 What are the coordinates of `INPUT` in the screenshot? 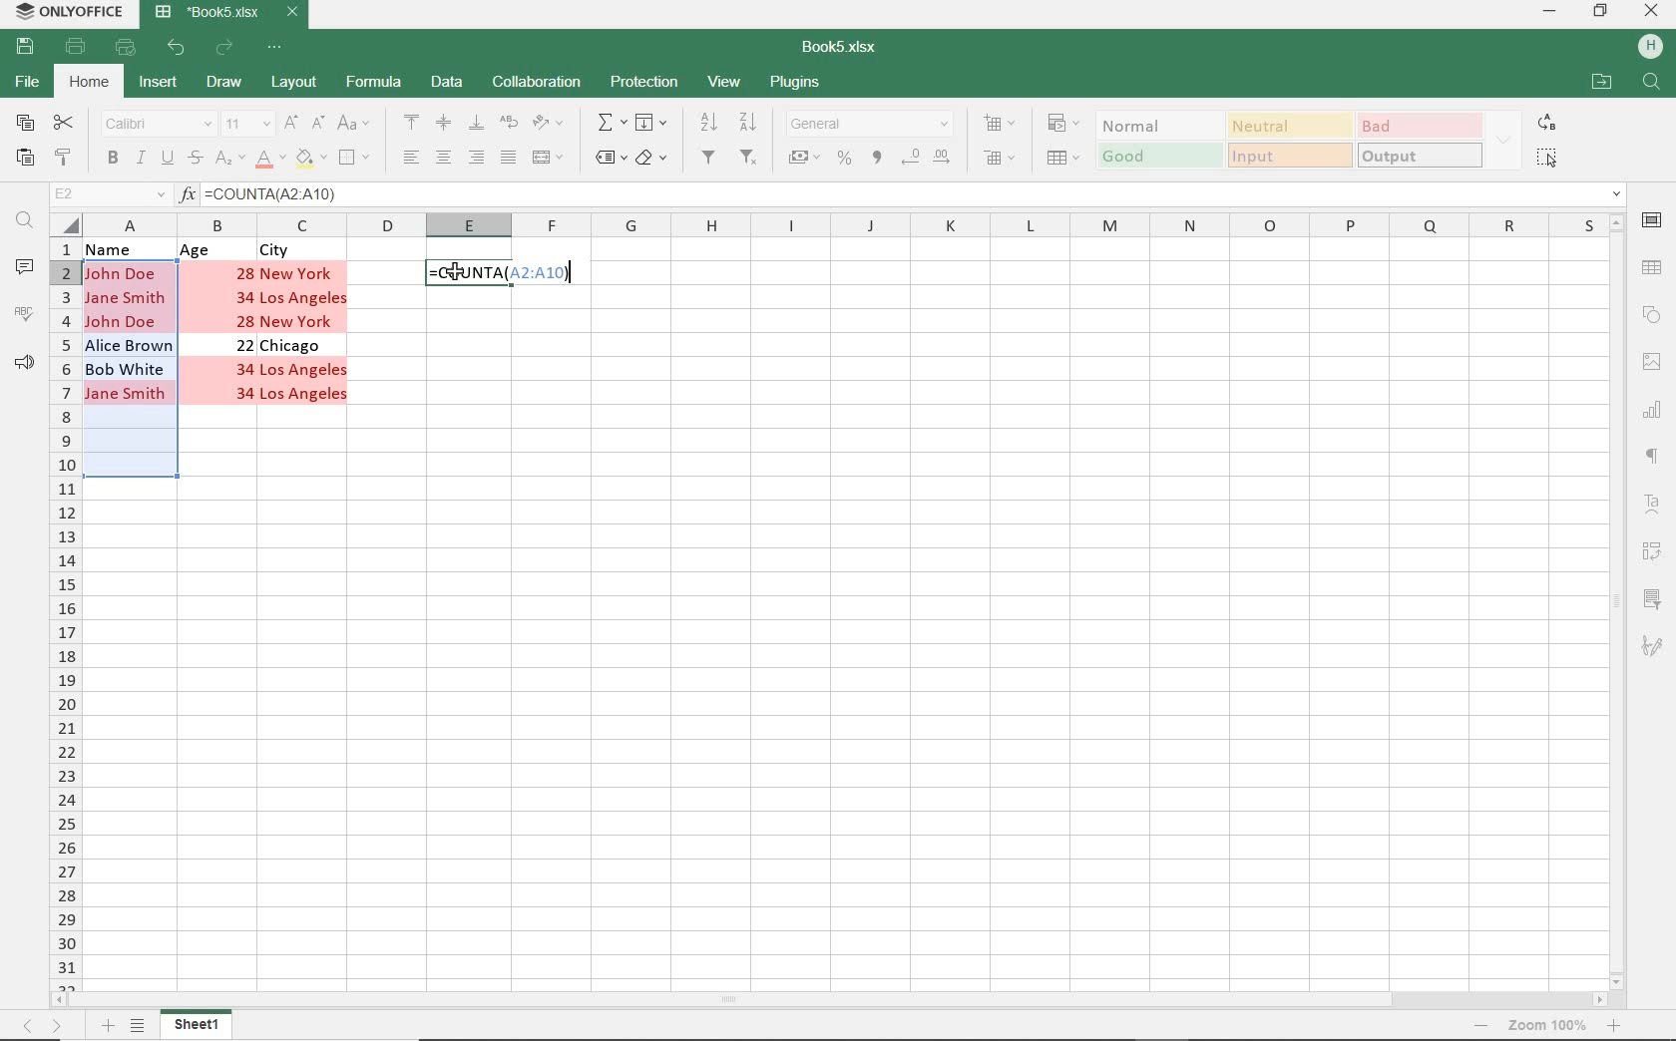 It's located at (1289, 155).